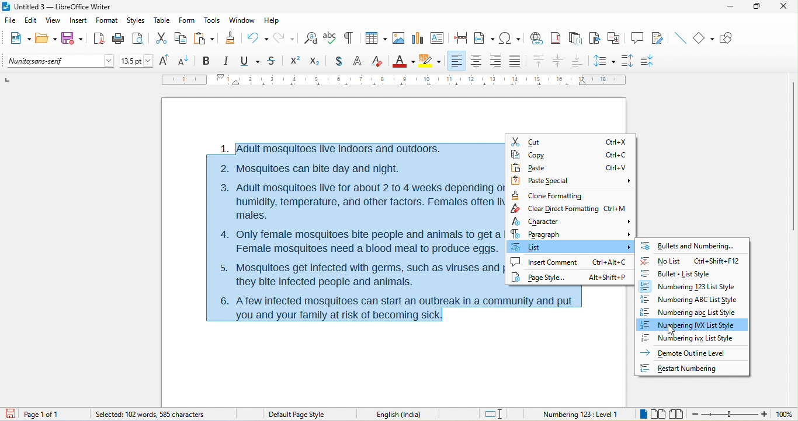  Describe the element at coordinates (311, 37) in the screenshot. I see `find and replace` at that location.